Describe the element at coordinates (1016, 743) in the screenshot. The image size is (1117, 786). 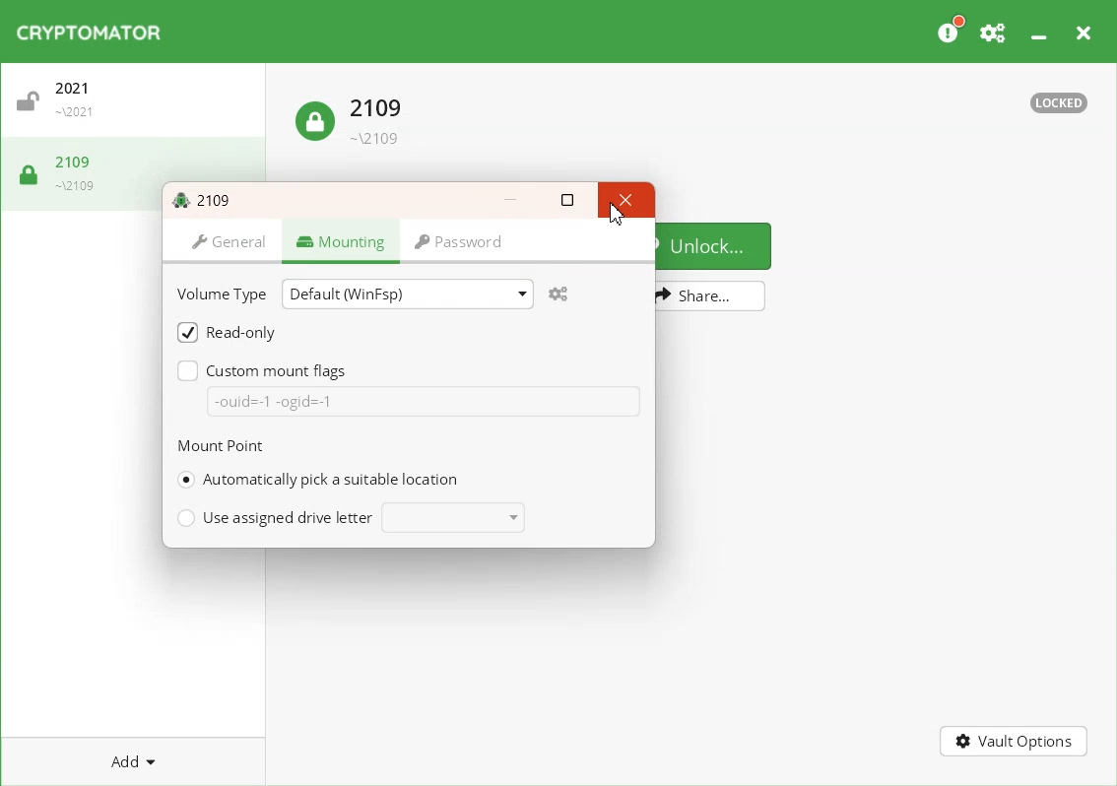
I see `Vault Options` at that location.